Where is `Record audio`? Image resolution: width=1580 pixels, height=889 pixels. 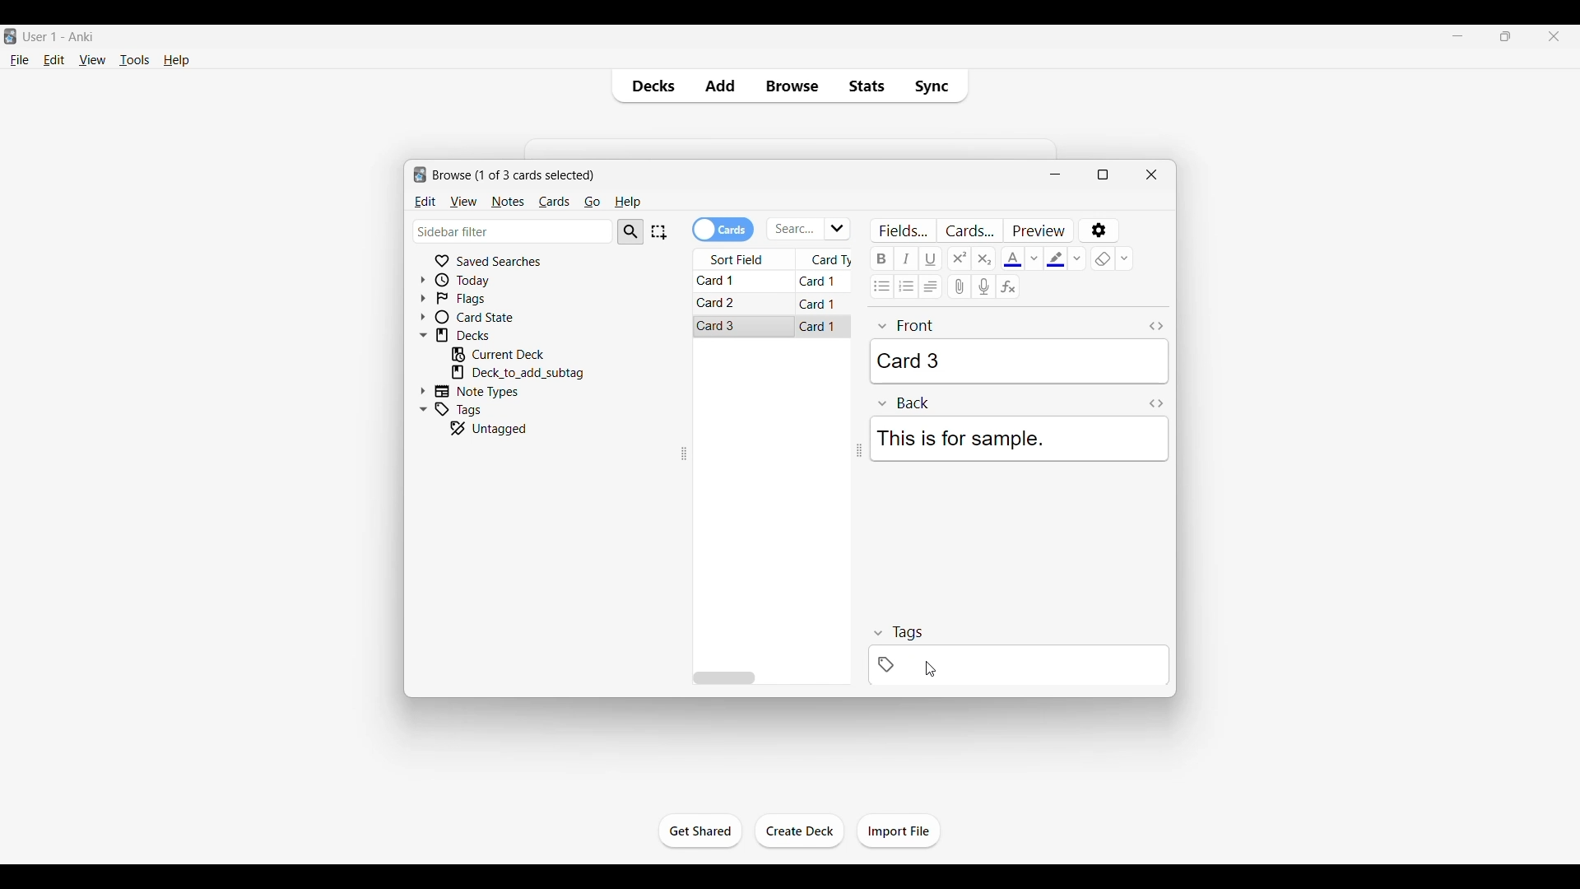 Record audio is located at coordinates (983, 286).